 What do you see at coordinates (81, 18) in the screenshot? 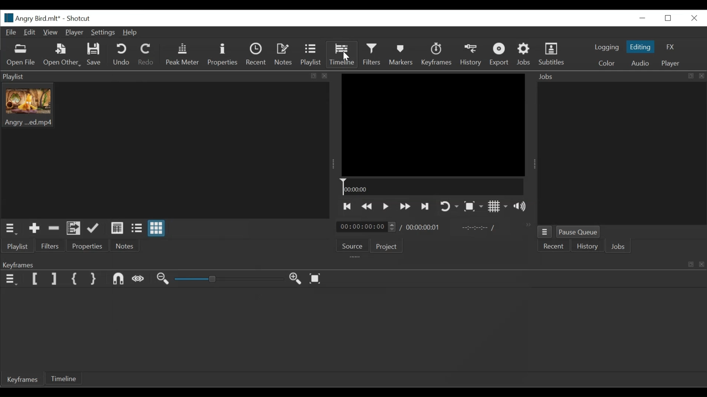
I see `Shotcut` at bounding box center [81, 18].